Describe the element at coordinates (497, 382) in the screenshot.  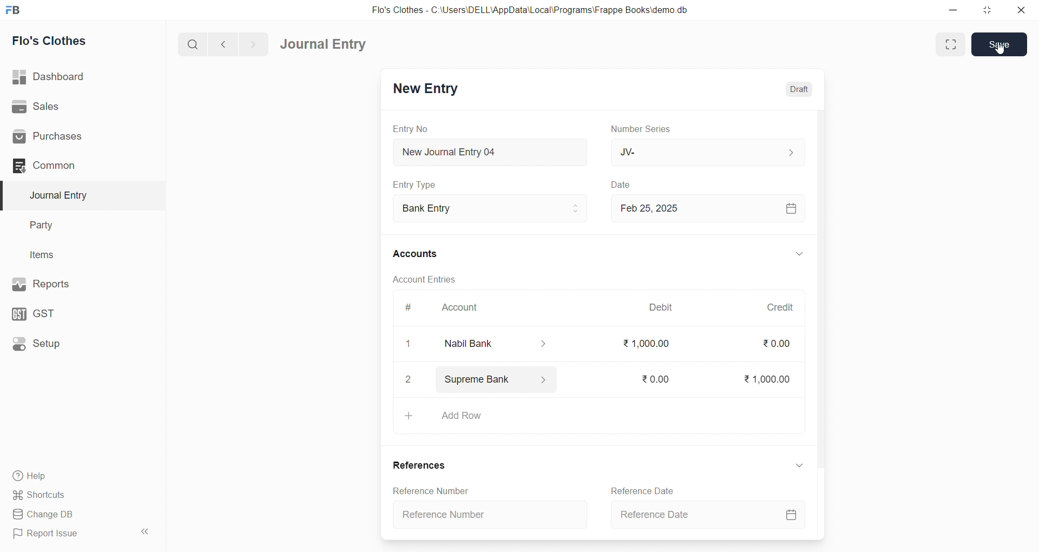
I see `Supreme Bank` at that location.